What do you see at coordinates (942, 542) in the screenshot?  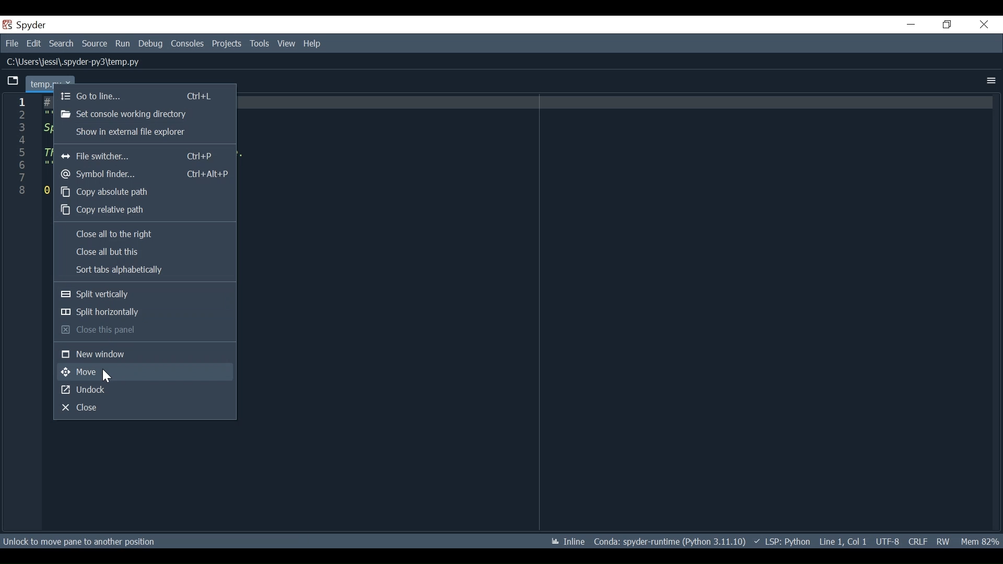 I see `File Permission` at bounding box center [942, 542].